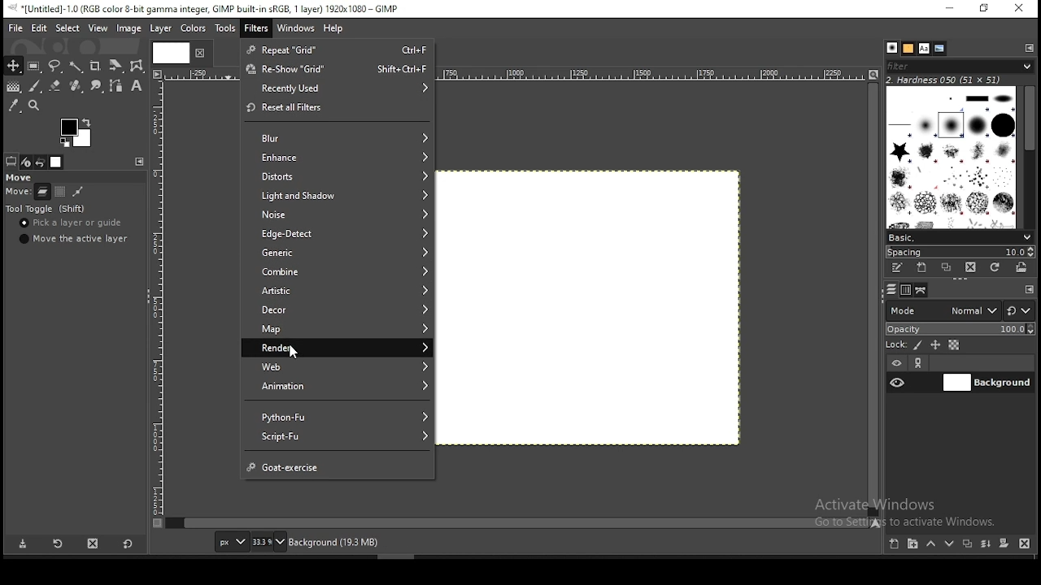 The height and width of the screenshot is (585, 1041). What do you see at coordinates (39, 28) in the screenshot?
I see `edit` at bounding box center [39, 28].